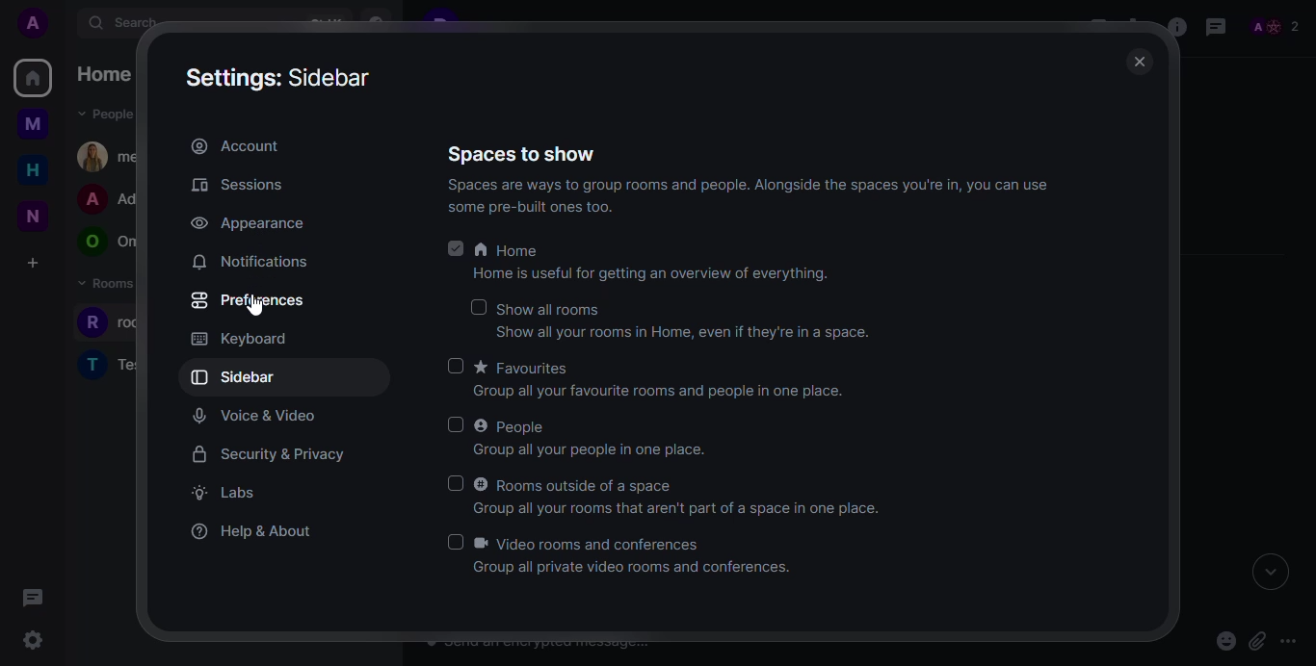 The height and width of the screenshot is (666, 1316). I want to click on people, so click(511, 425).